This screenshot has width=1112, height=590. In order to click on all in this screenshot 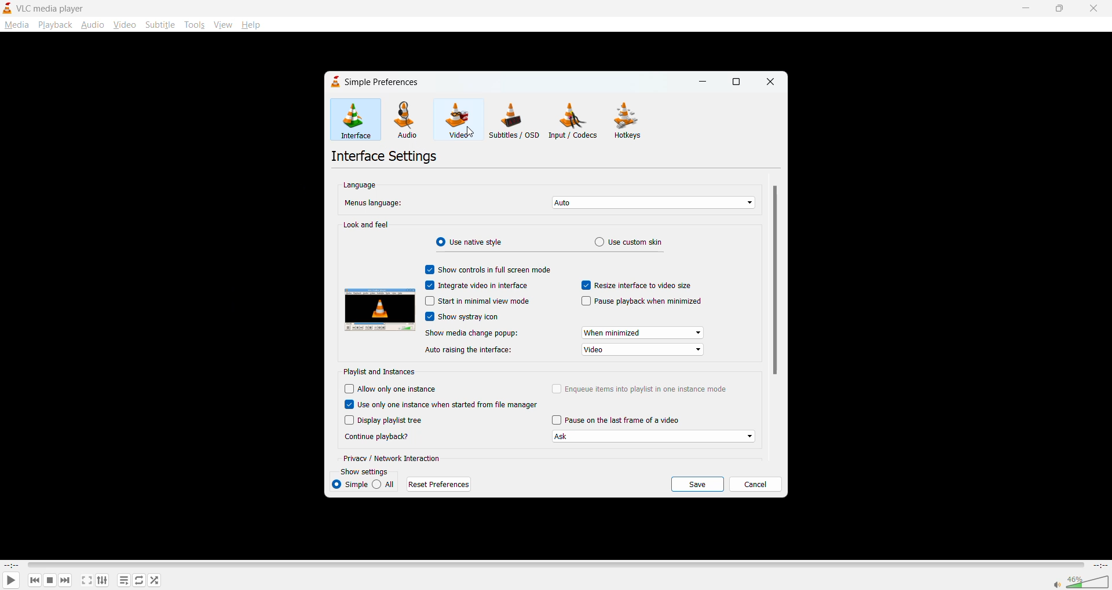, I will do `click(386, 483)`.